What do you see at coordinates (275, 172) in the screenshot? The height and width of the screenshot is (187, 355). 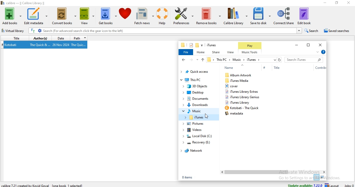 I see `Scroll Bar` at bounding box center [275, 172].